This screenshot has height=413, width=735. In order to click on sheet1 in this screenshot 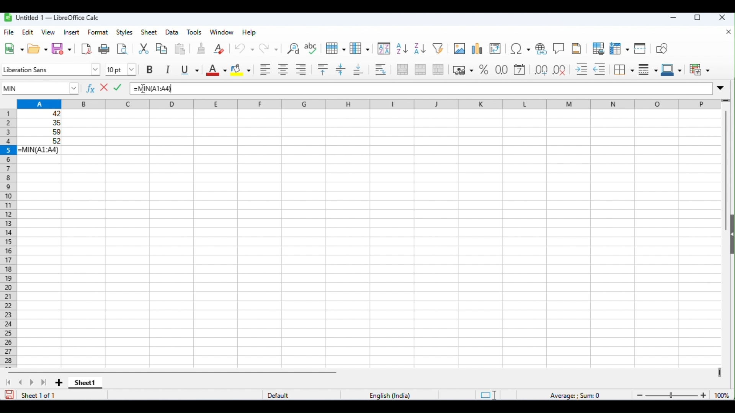, I will do `click(85, 384)`.